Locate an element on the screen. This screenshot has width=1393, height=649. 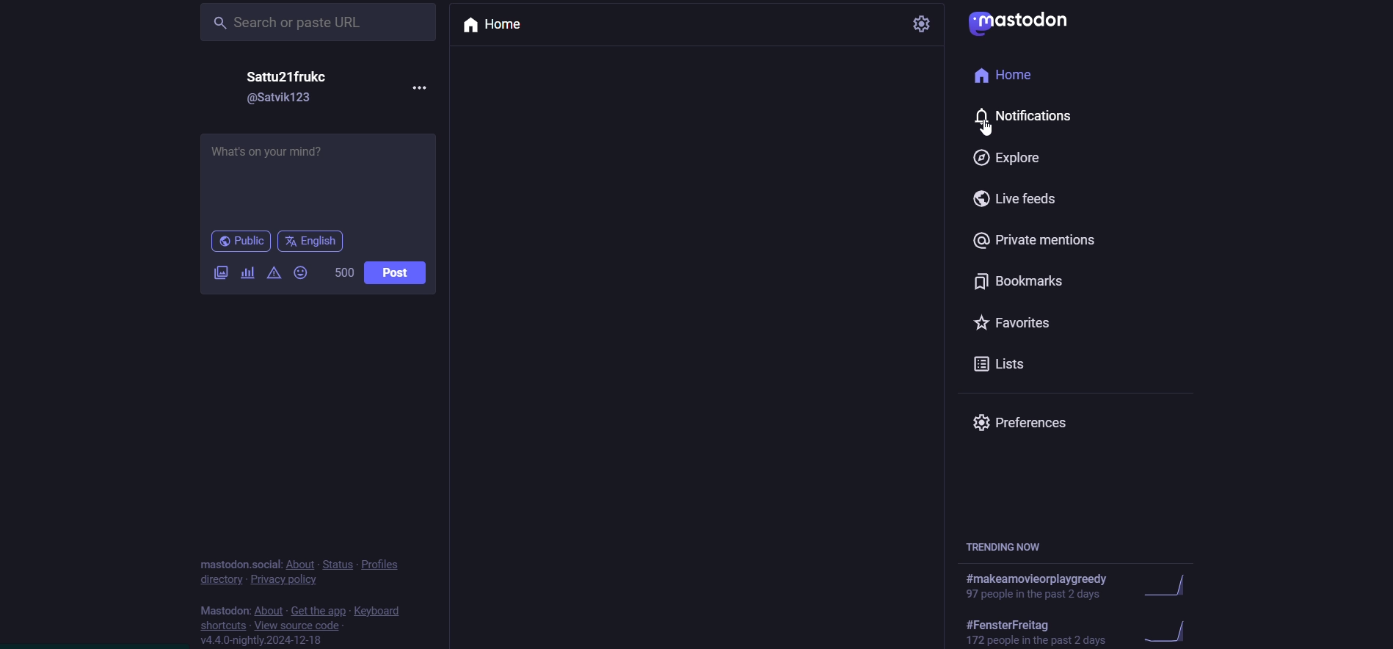
get the app is located at coordinates (321, 612).